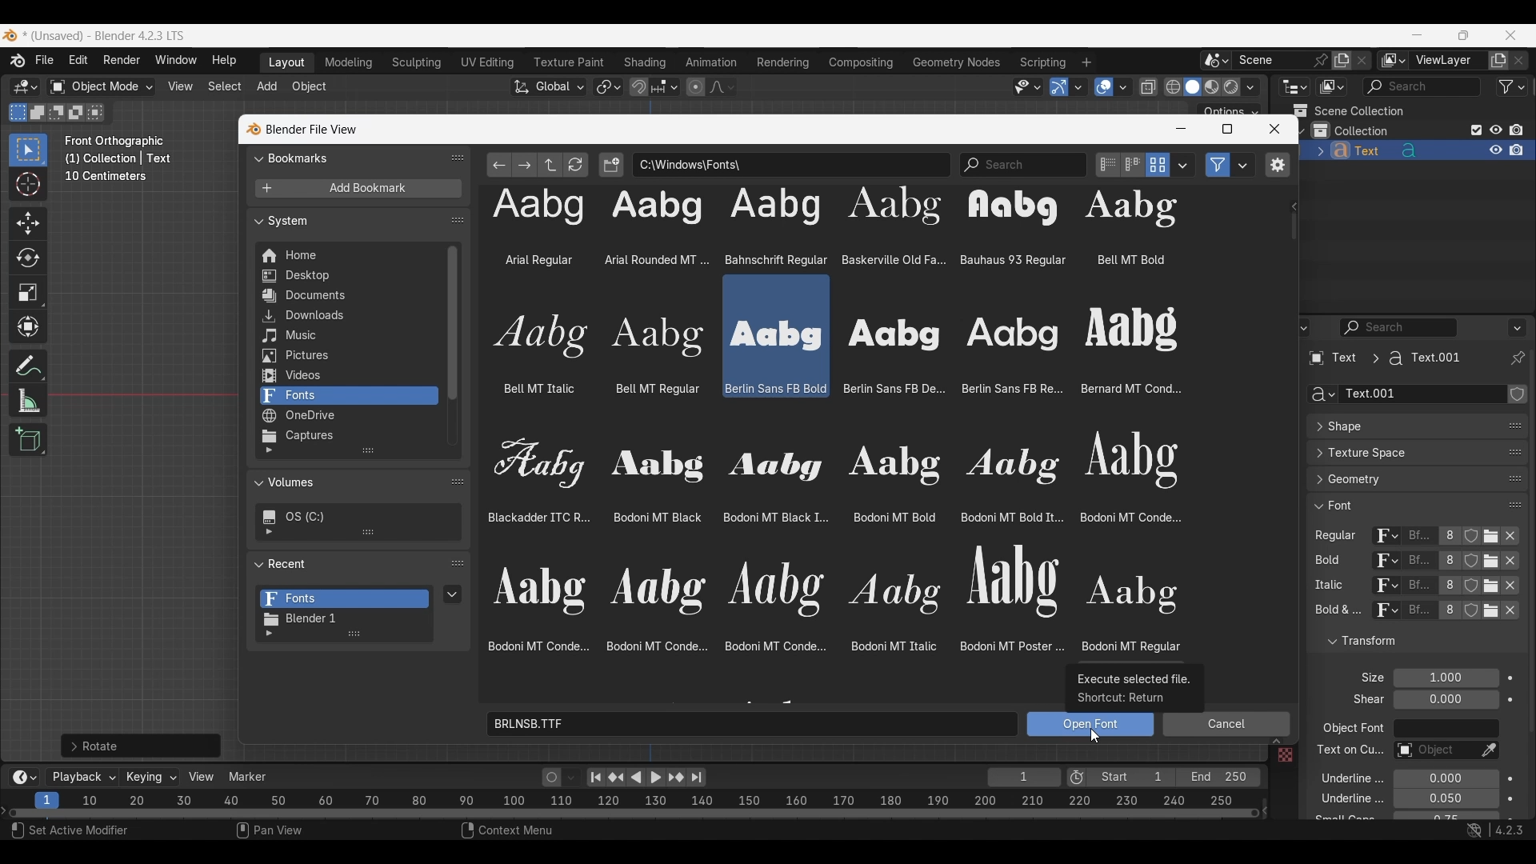  What do you see at coordinates (1488, 751) in the screenshot?
I see `Eyedropper data-block` at bounding box center [1488, 751].